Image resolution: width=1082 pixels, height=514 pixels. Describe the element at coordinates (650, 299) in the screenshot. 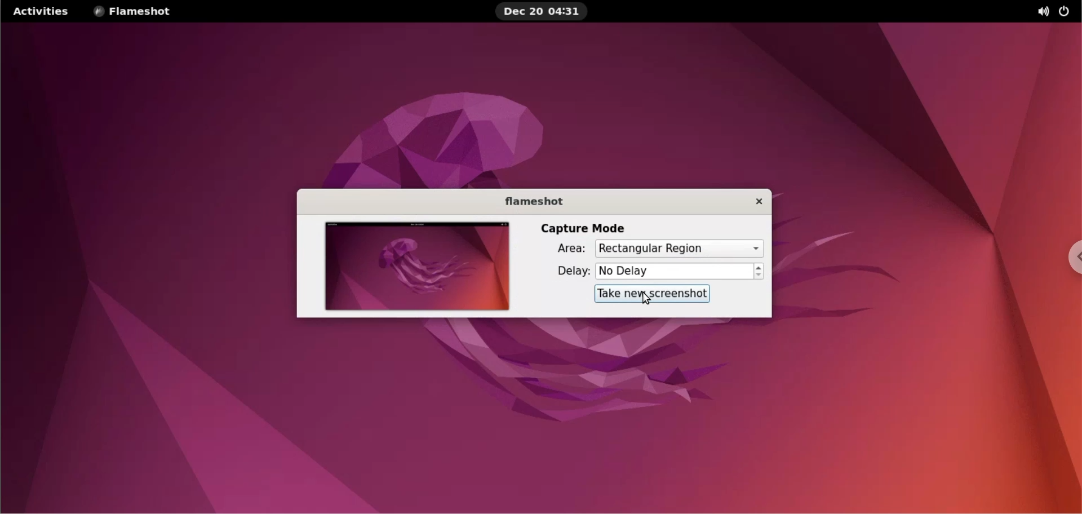

I see `cursor` at that location.